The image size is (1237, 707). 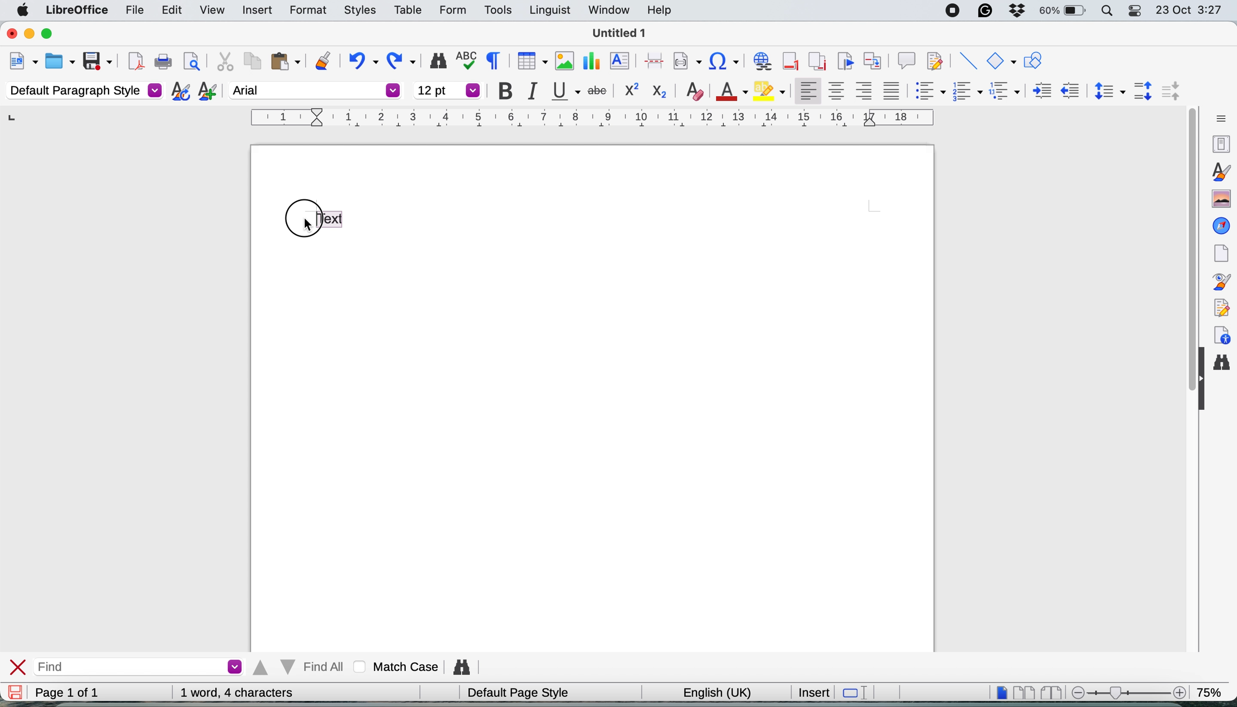 What do you see at coordinates (316, 90) in the screenshot?
I see `arial` at bounding box center [316, 90].